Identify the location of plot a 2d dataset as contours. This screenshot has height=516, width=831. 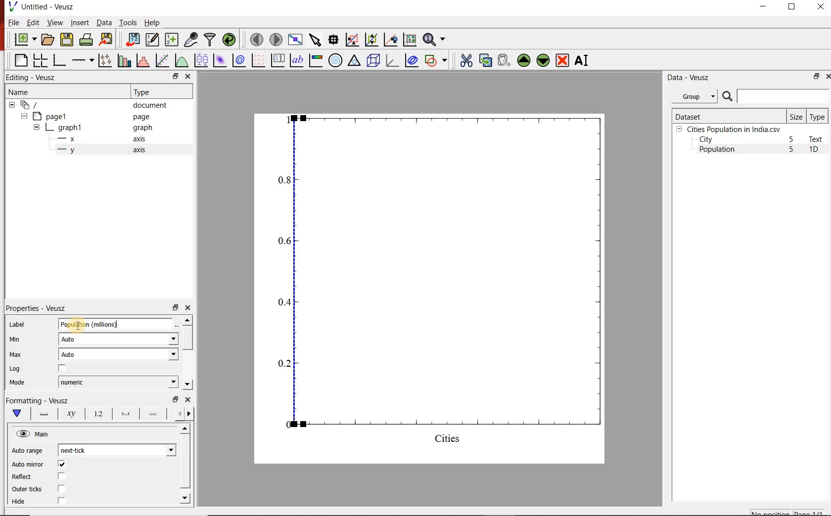
(238, 60).